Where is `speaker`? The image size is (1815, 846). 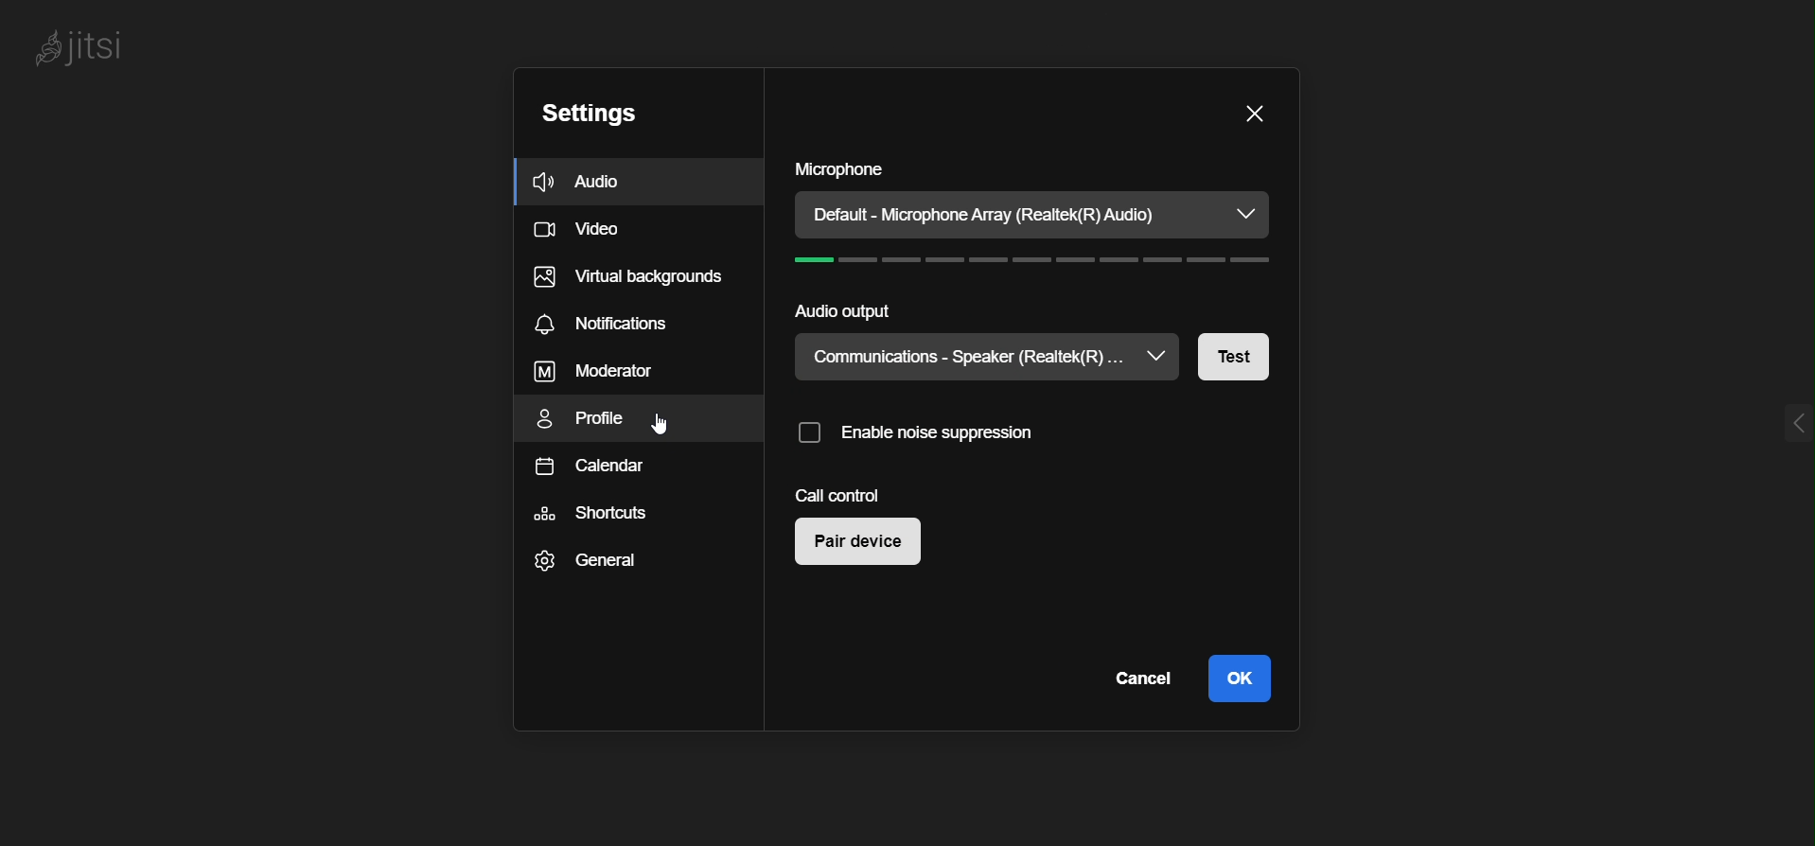 speaker is located at coordinates (967, 357).